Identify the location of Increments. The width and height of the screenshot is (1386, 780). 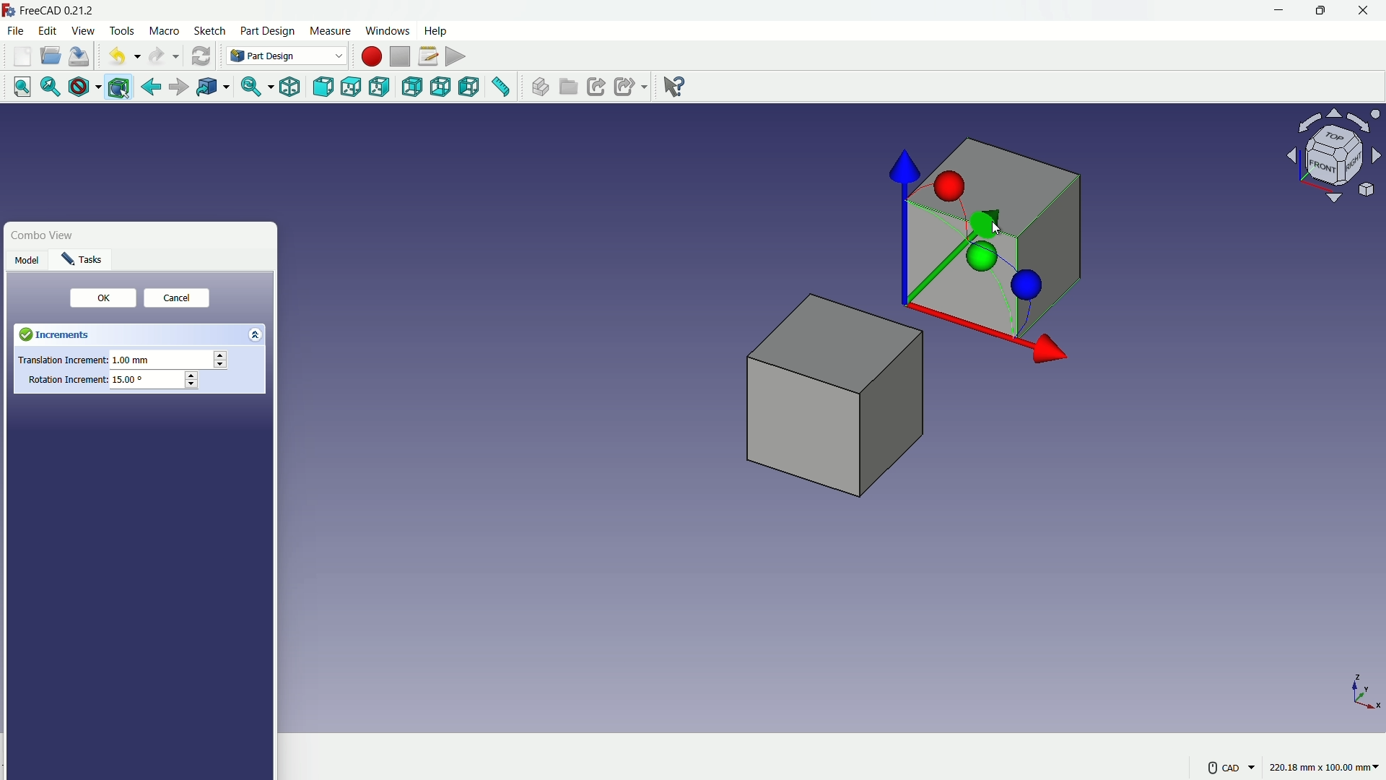
(88, 334).